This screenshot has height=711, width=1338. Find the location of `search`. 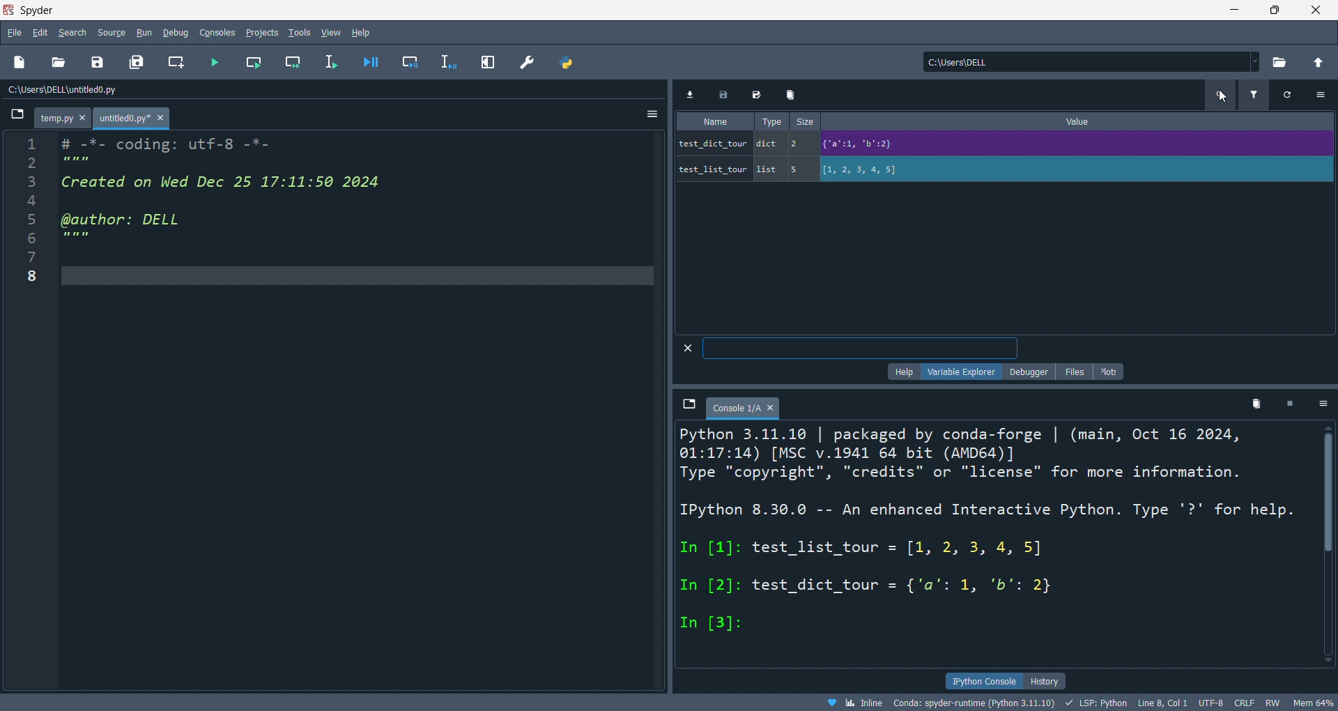

search is located at coordinates (72, 31).